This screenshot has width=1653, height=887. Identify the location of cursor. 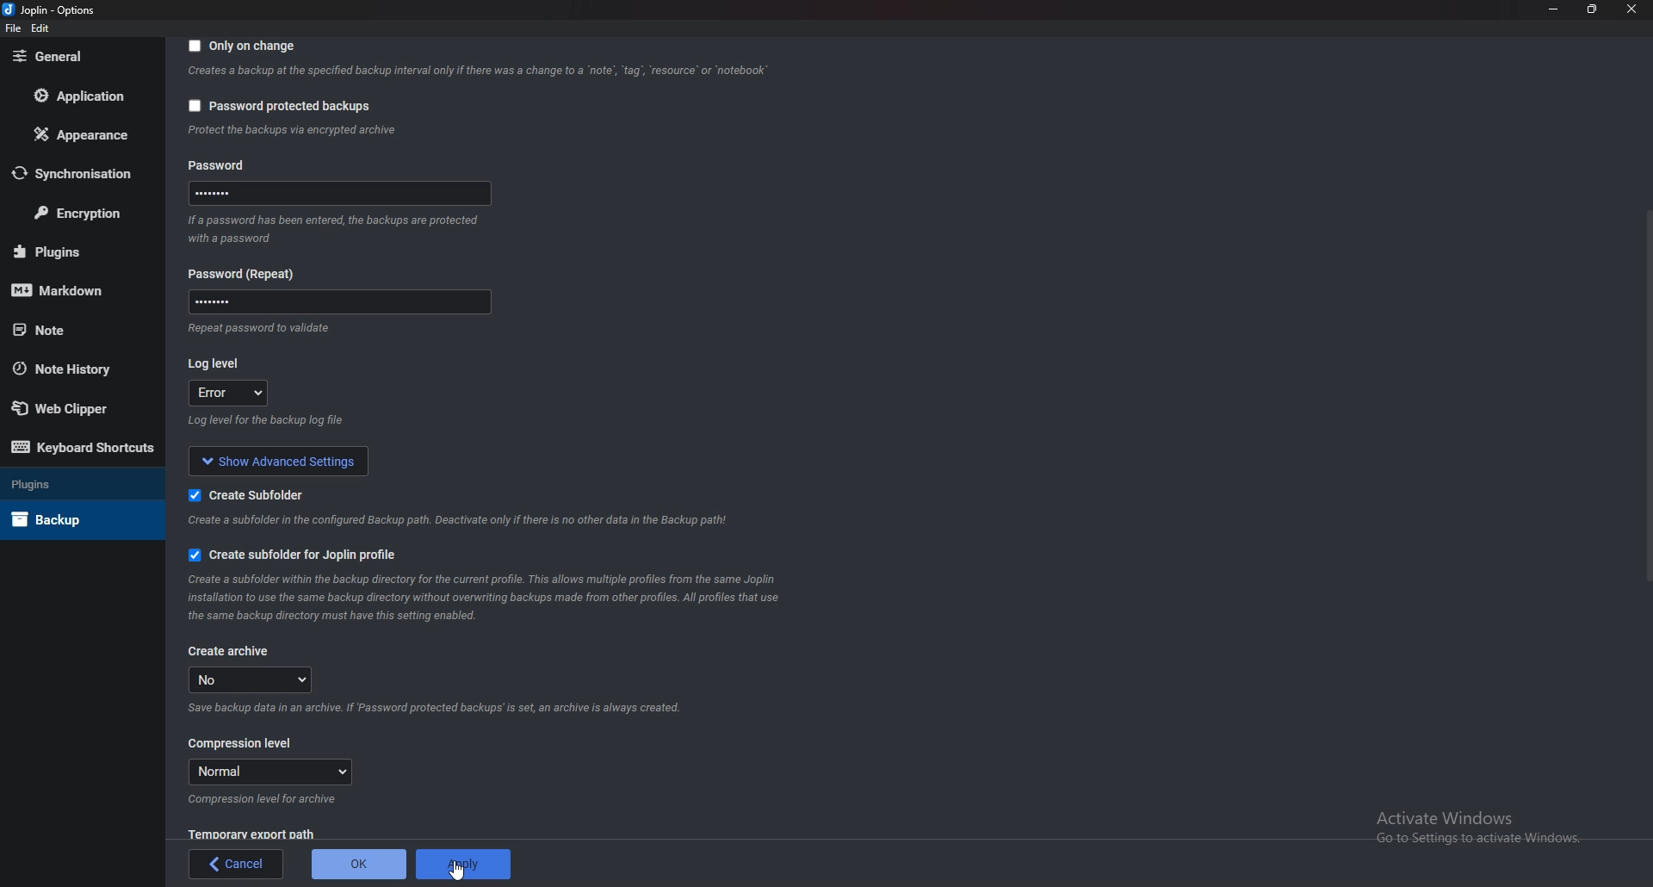
(457, 870).